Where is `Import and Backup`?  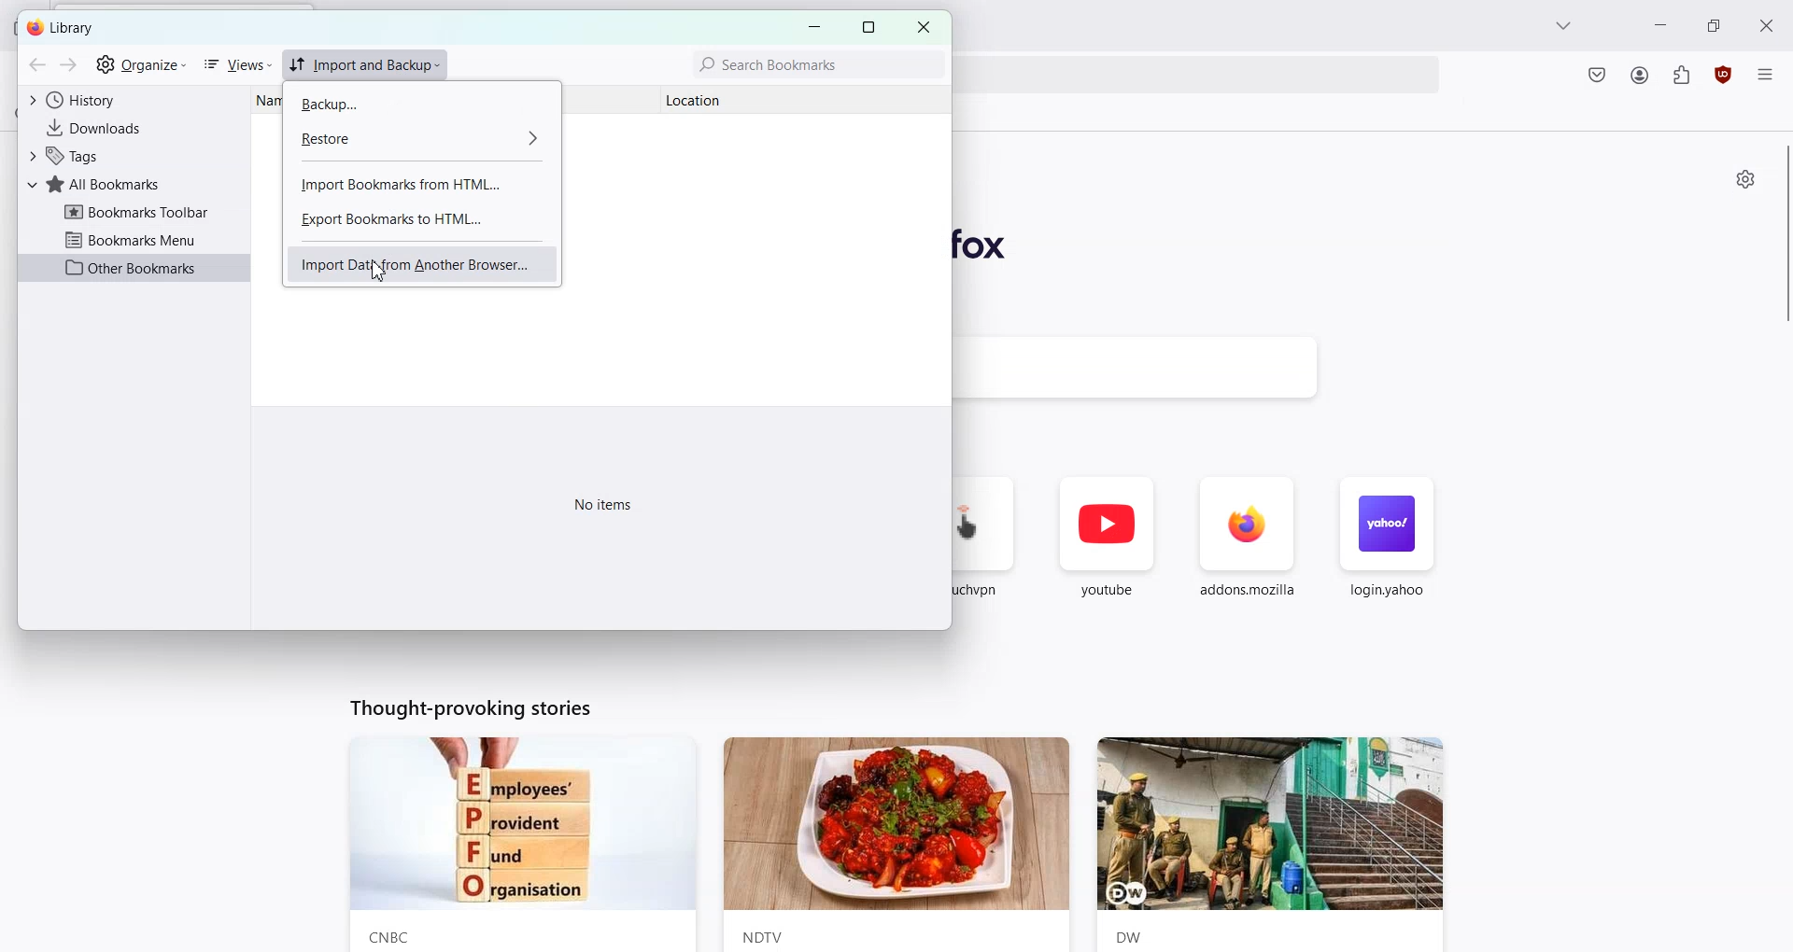
Import and Backup is located at coordinates (365, 65).